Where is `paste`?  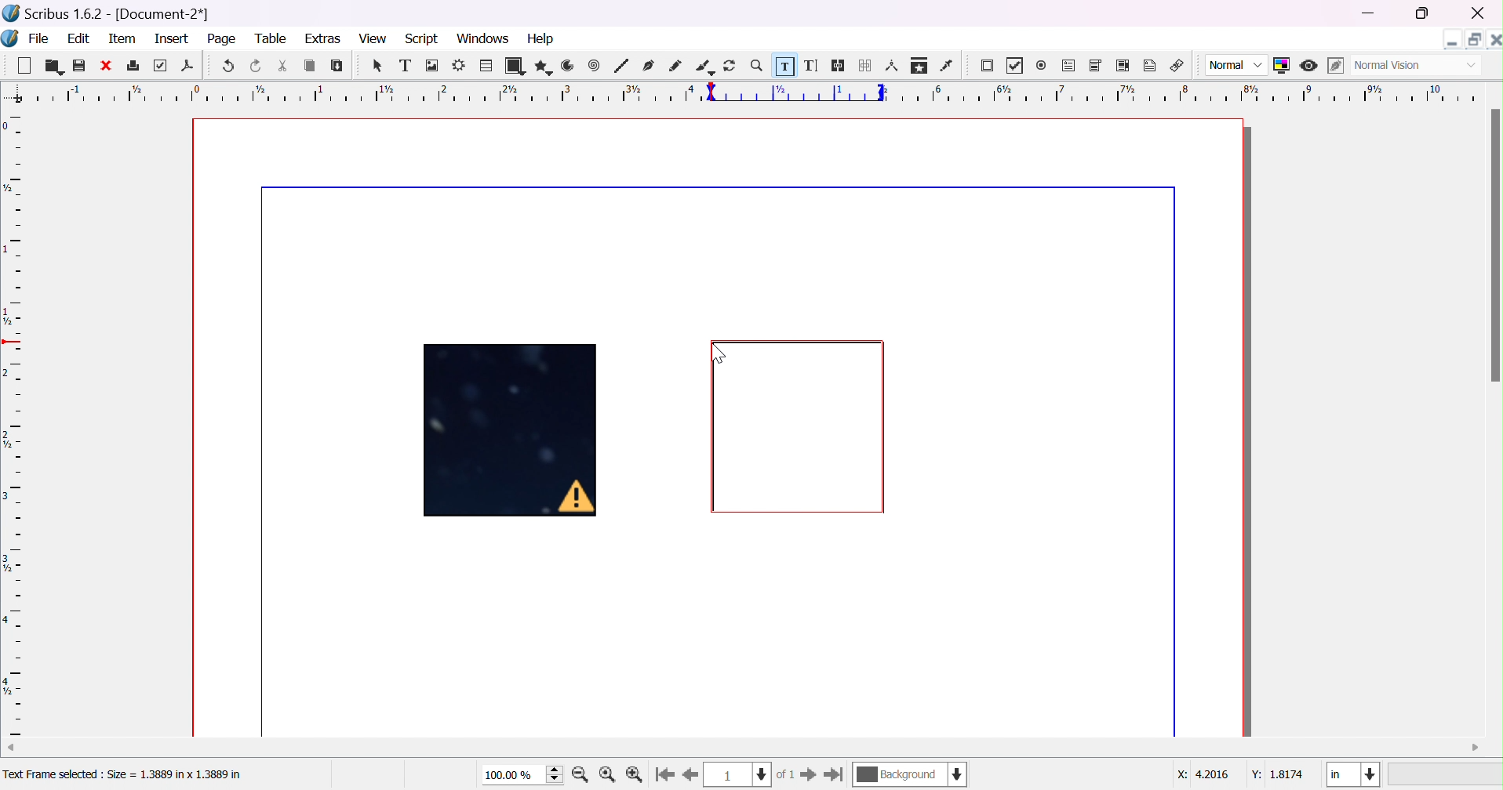
paste is located at coordinates (337, 65).